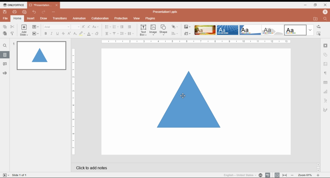  I want to click on font size, so click(76, 27).